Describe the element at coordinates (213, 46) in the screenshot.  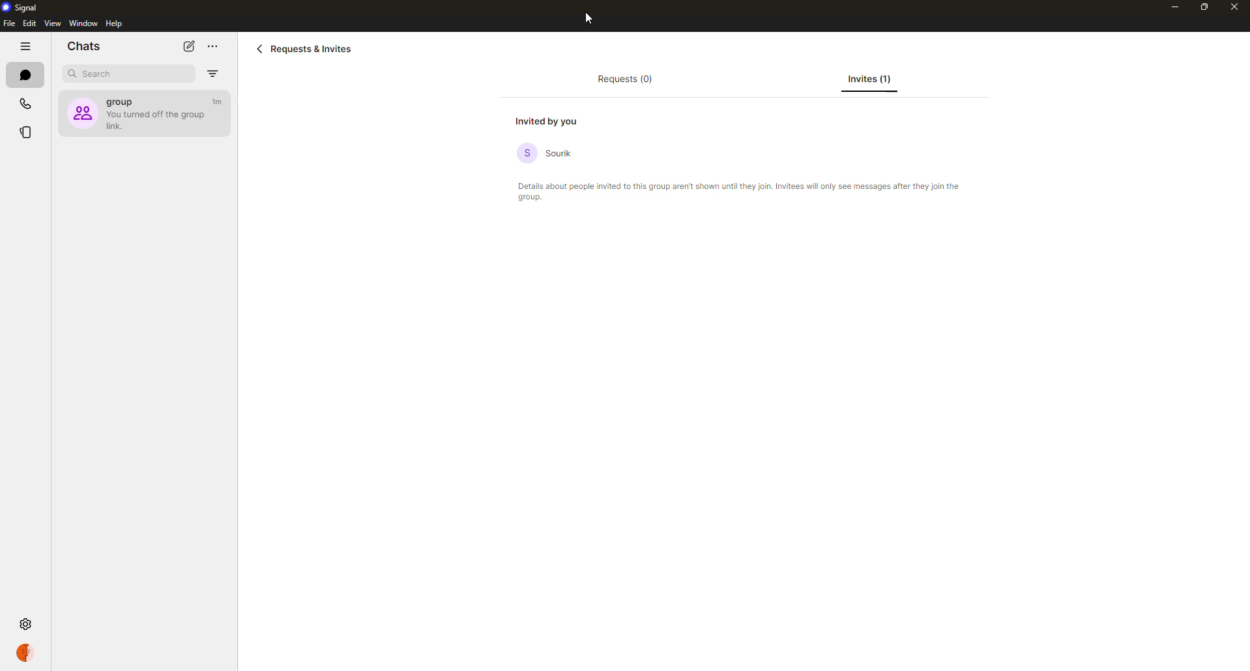
I see `more` at that location.